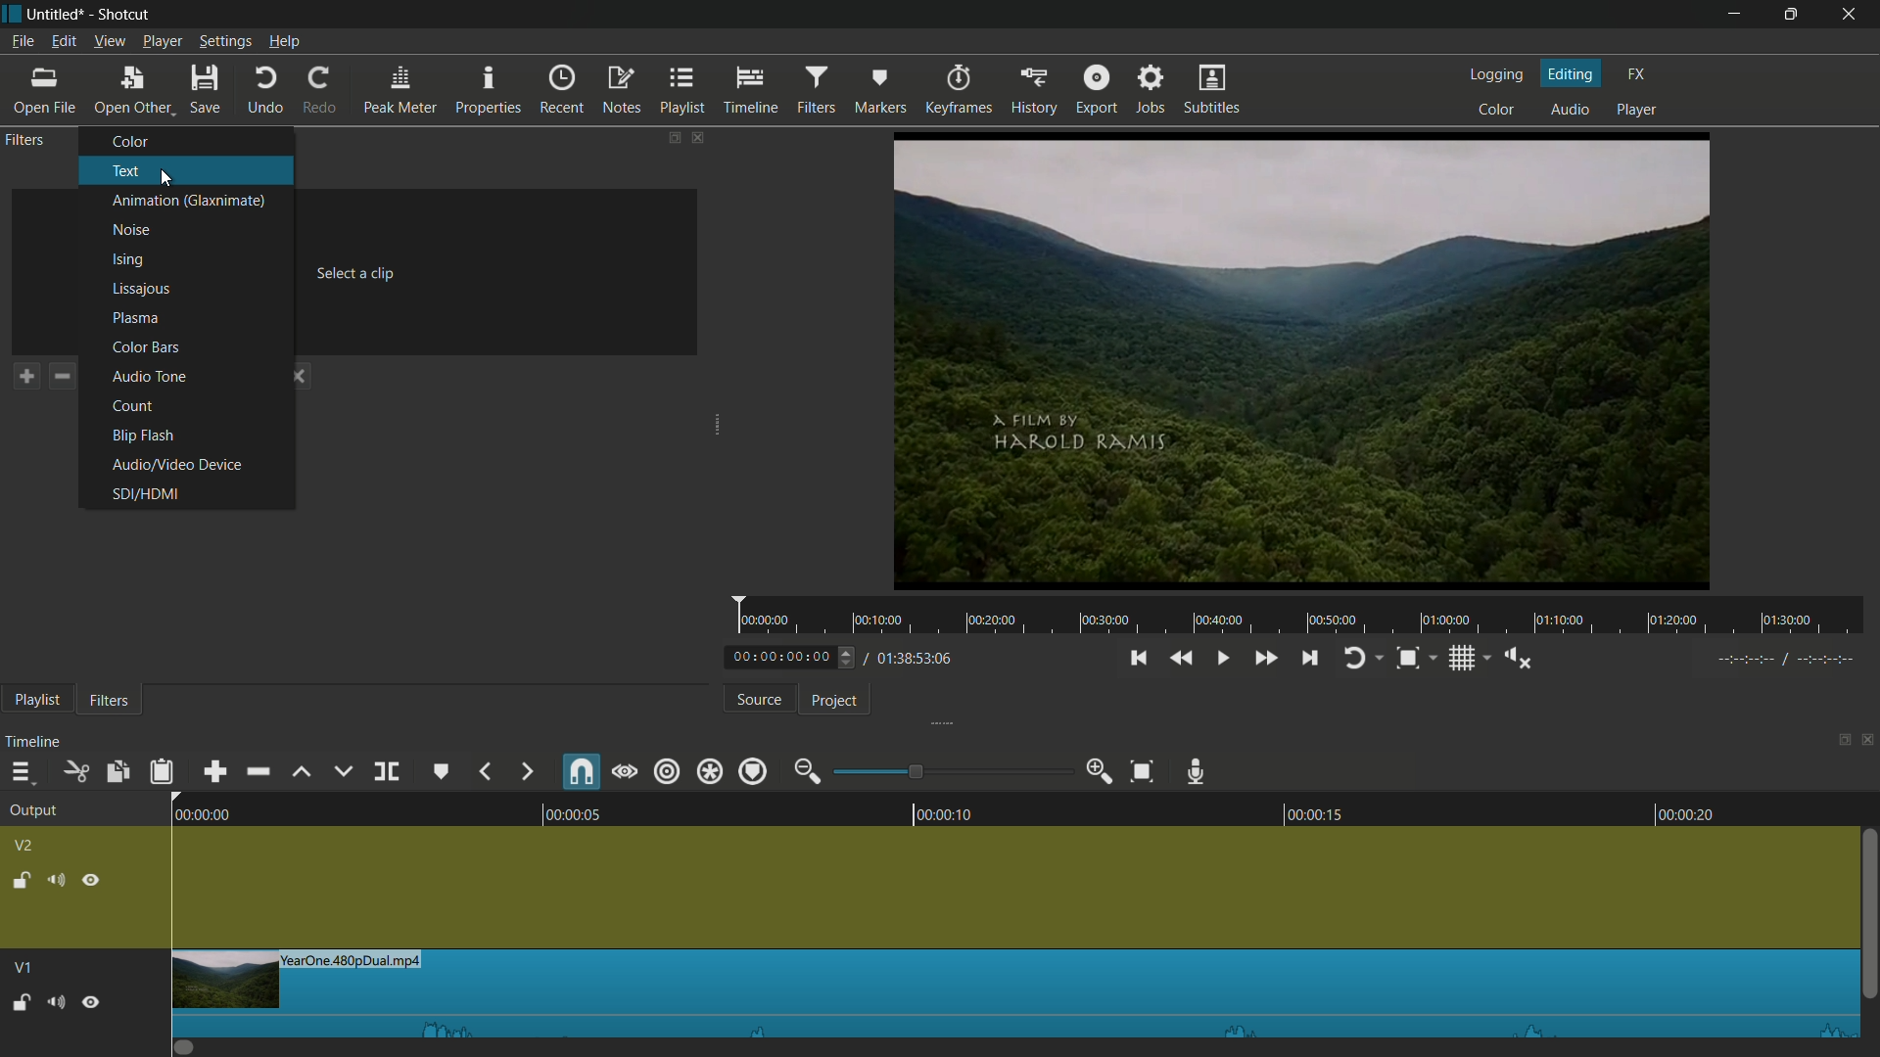  What do you see at coordinates (55, 879) in the screenshot?
I see `mute` at bounding box center [55, 879].